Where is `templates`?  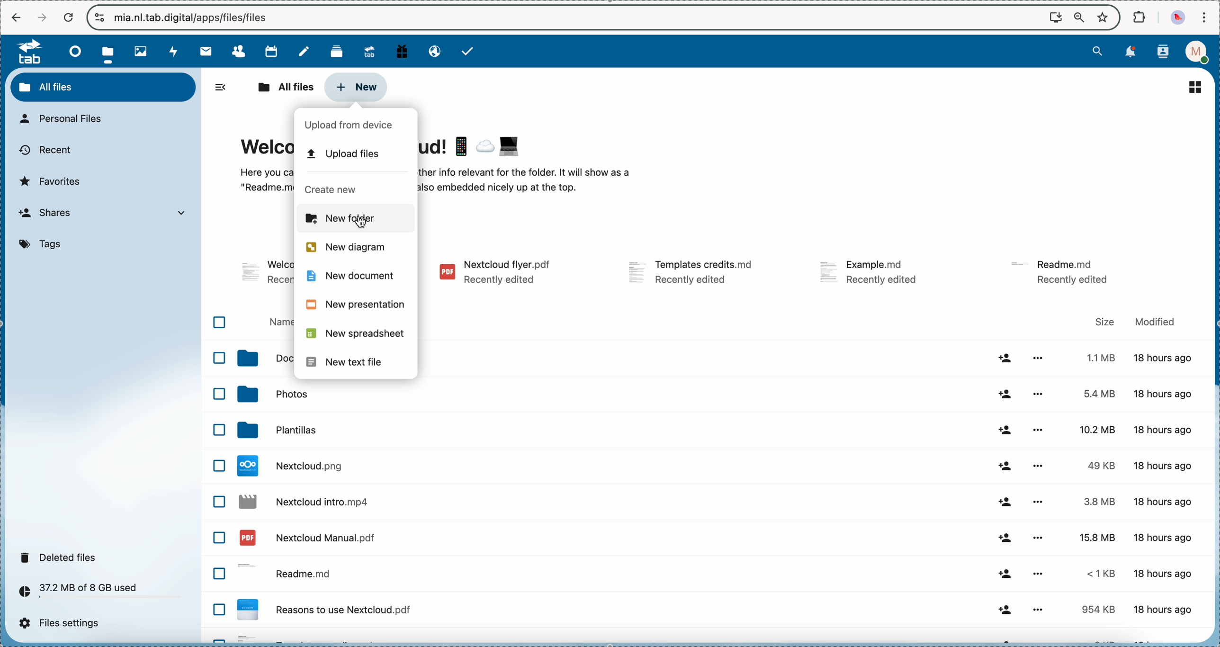 templates is located at coordinates (607, 429).